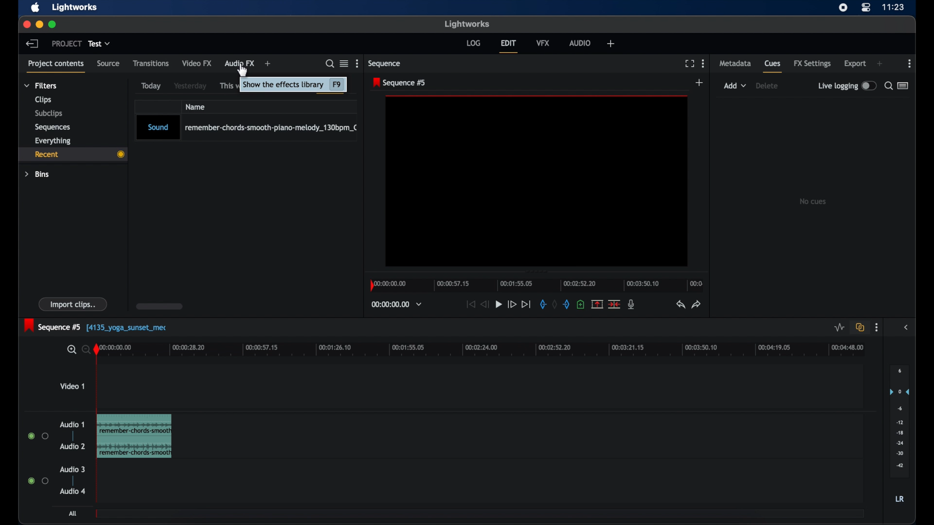  I want to click on vfx, so click(543, 43).